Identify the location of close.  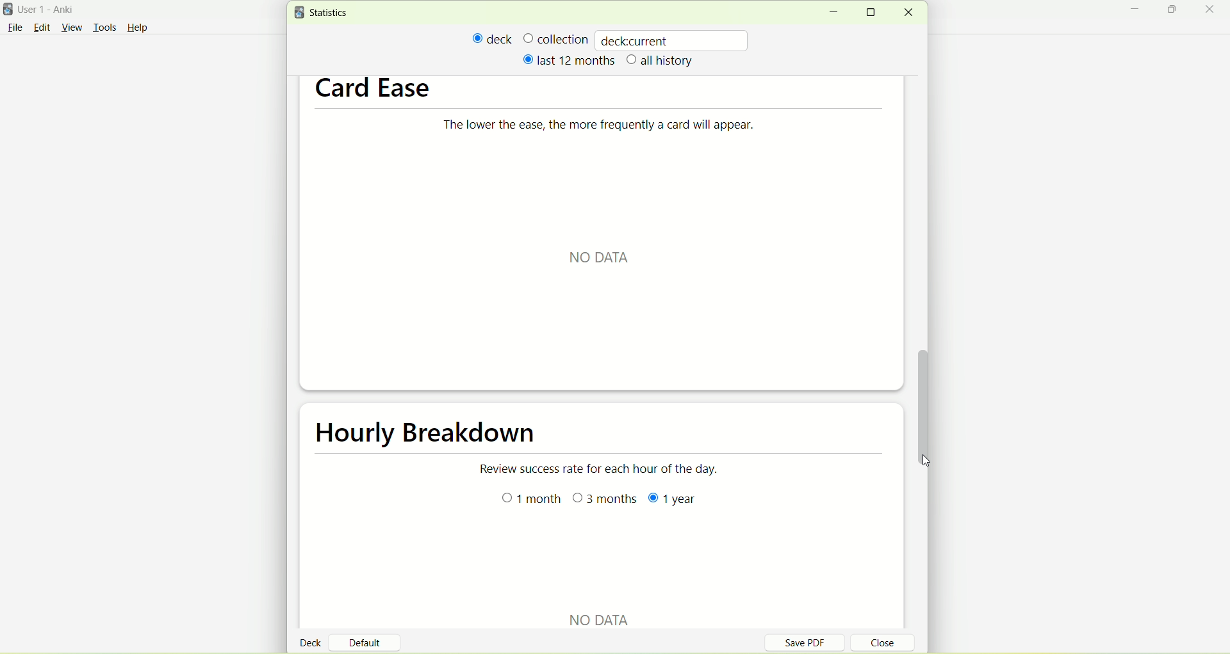
(908, 13).